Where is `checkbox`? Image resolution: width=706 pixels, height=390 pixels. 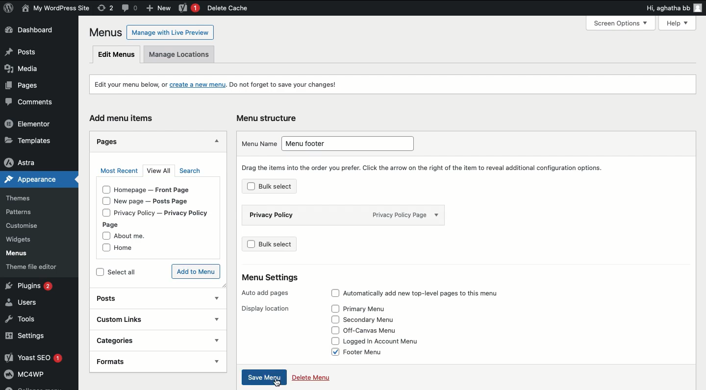
checkbox is located at coordinates (99, 272).